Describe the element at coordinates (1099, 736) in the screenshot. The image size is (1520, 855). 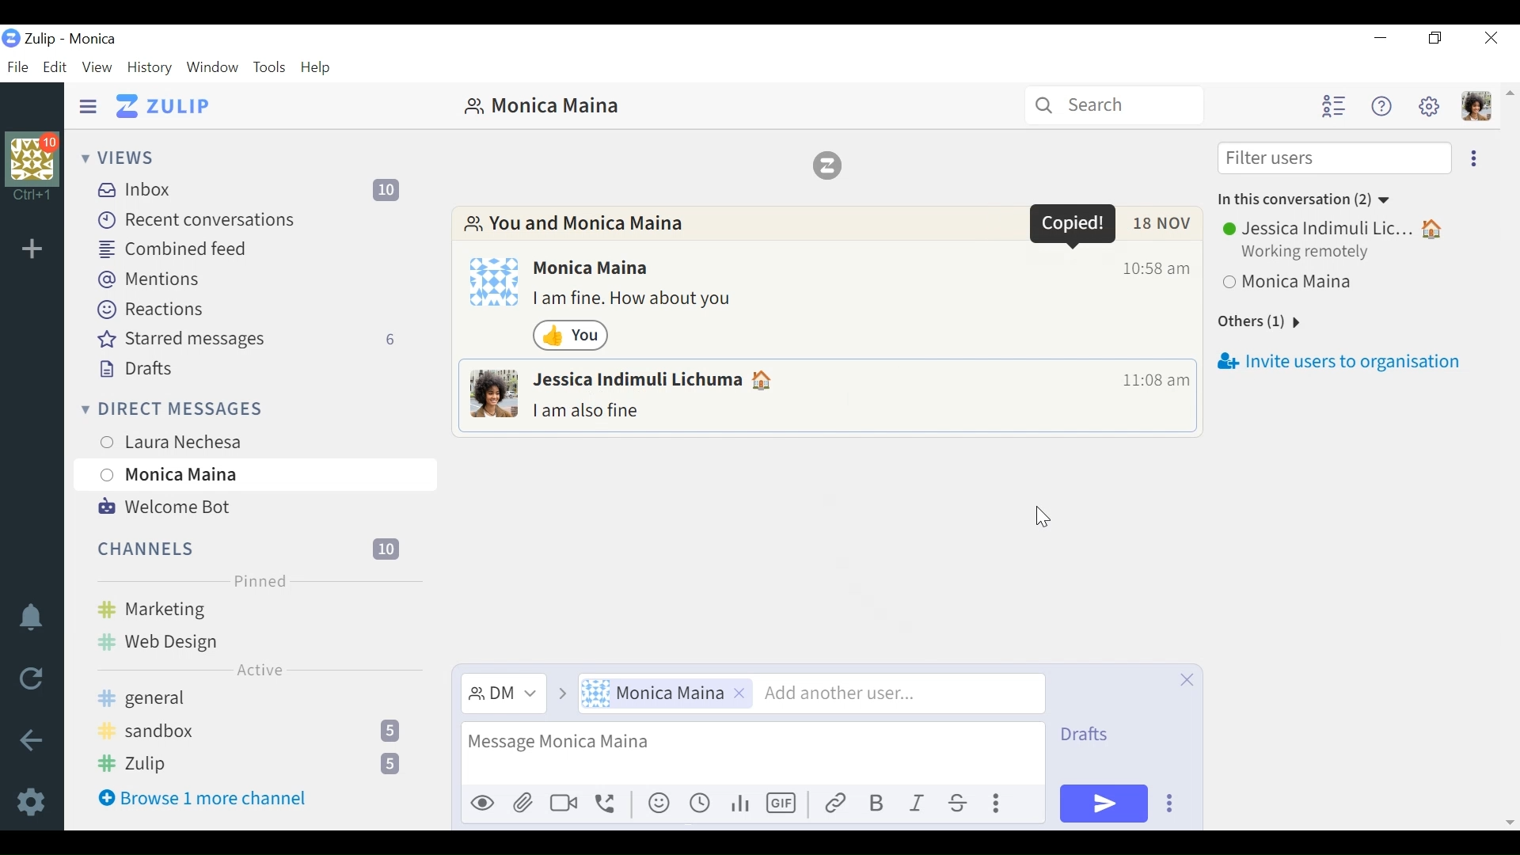
I see `view drafts` at that location.